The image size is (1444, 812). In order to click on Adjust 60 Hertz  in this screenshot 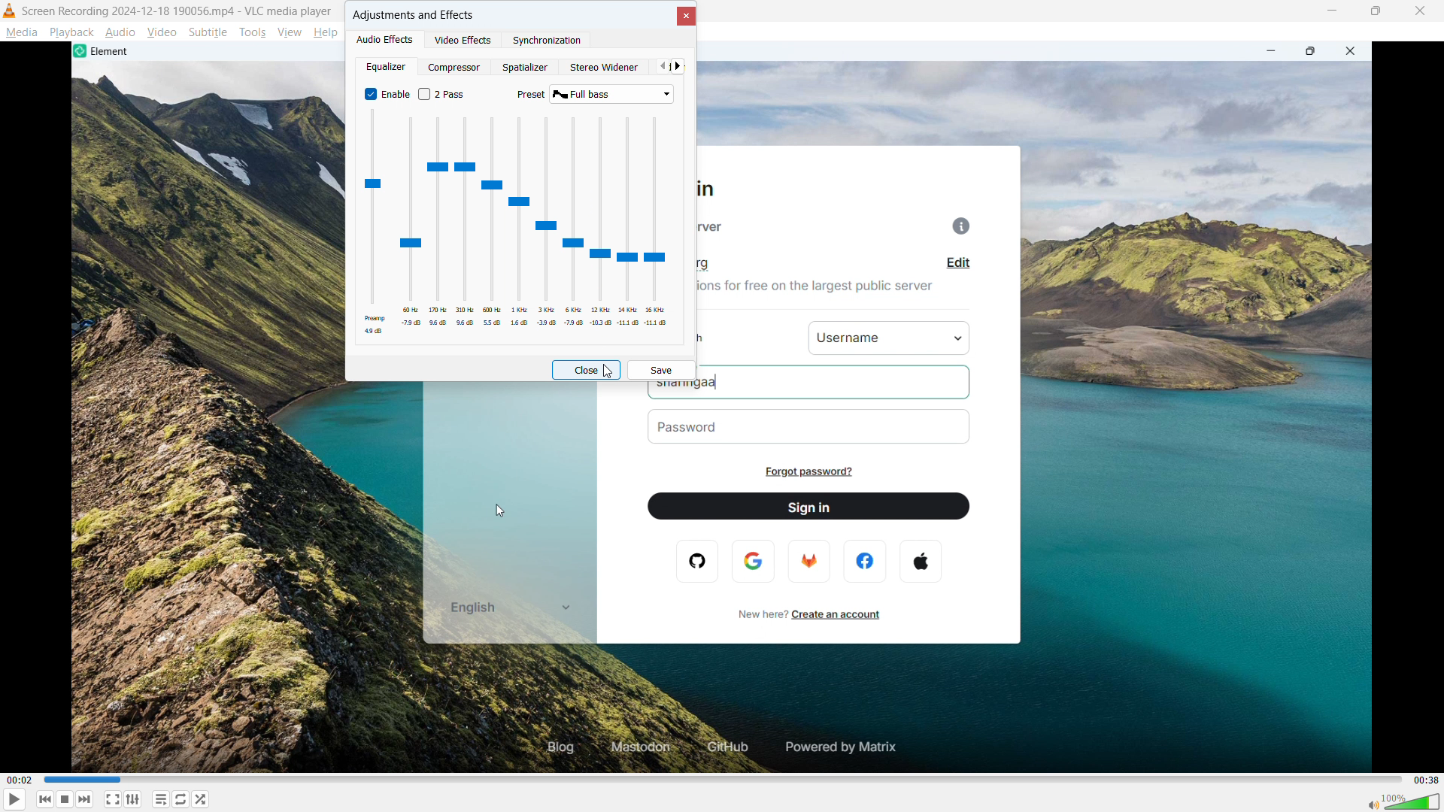, I will do `click(411, 223)`.